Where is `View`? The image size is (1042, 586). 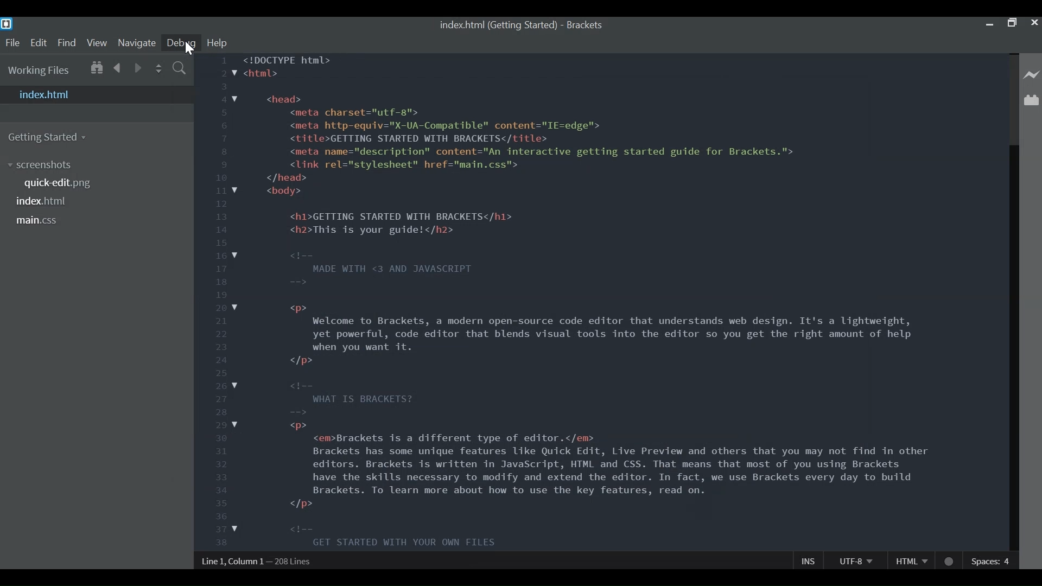 View is located at coordinates (97, 42).